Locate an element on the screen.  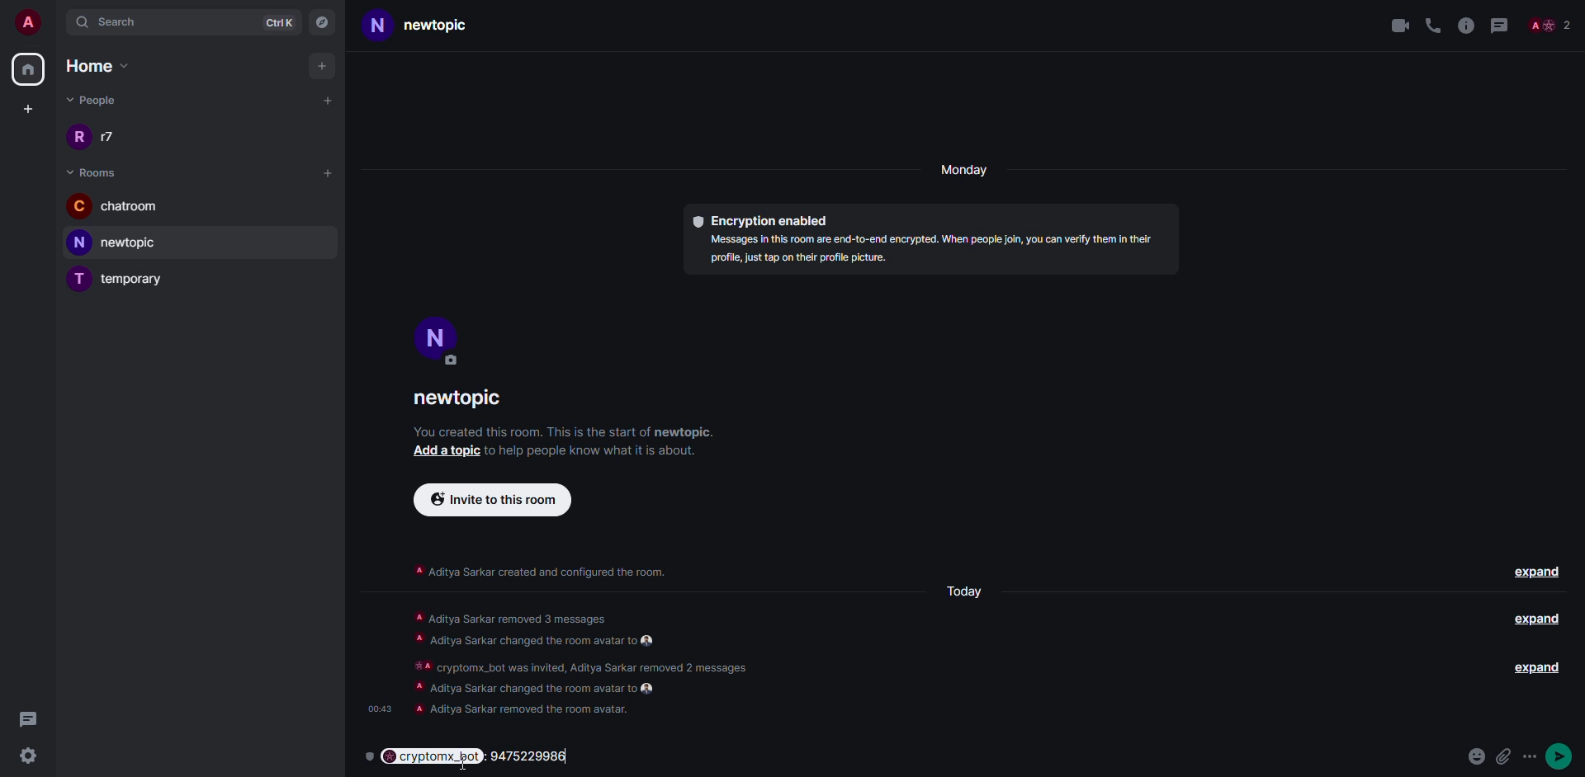
add is located at coordinates (324, 66).